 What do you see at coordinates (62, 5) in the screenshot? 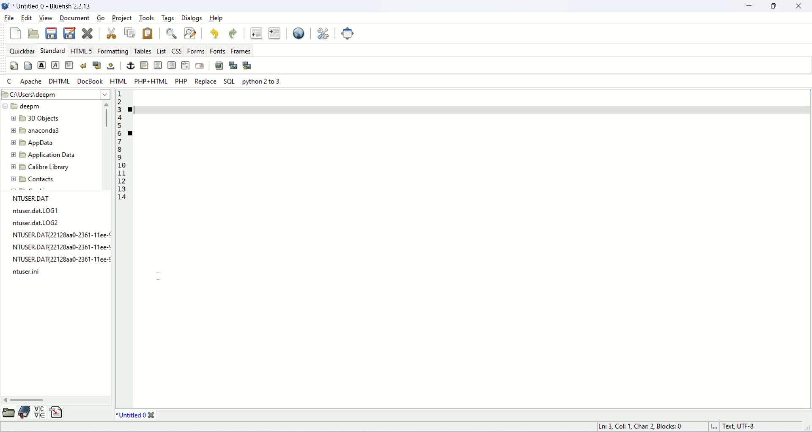
I see `document name` at bounding box center [62, 5].